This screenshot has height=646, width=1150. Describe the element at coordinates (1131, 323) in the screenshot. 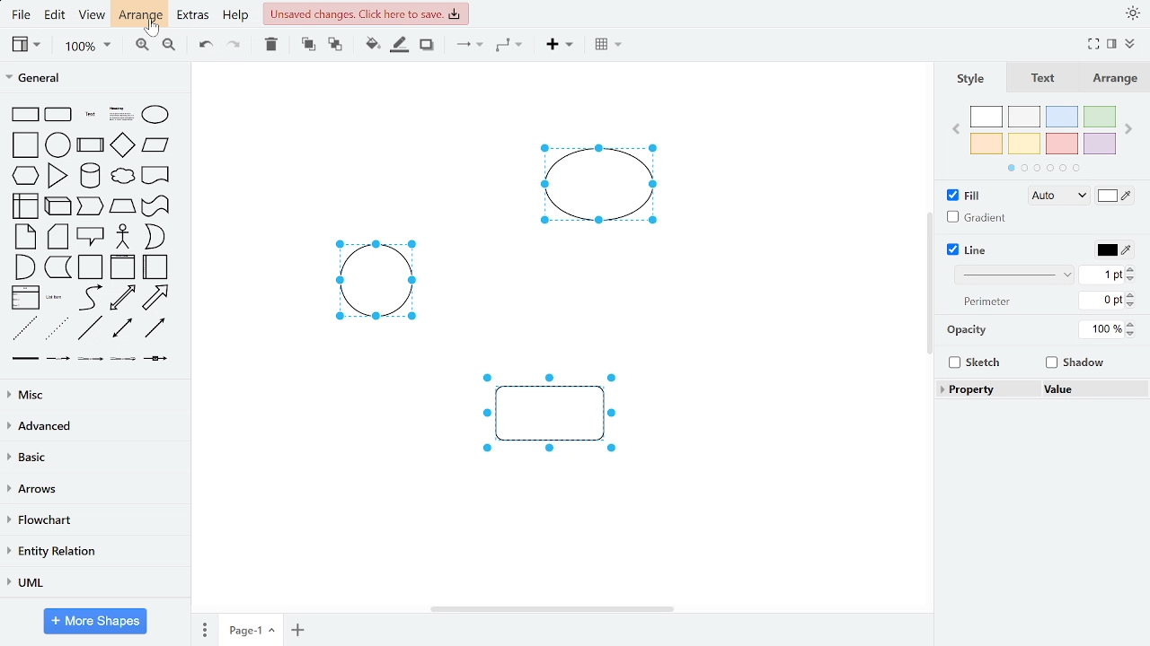

I see `increase opacity` at that location.